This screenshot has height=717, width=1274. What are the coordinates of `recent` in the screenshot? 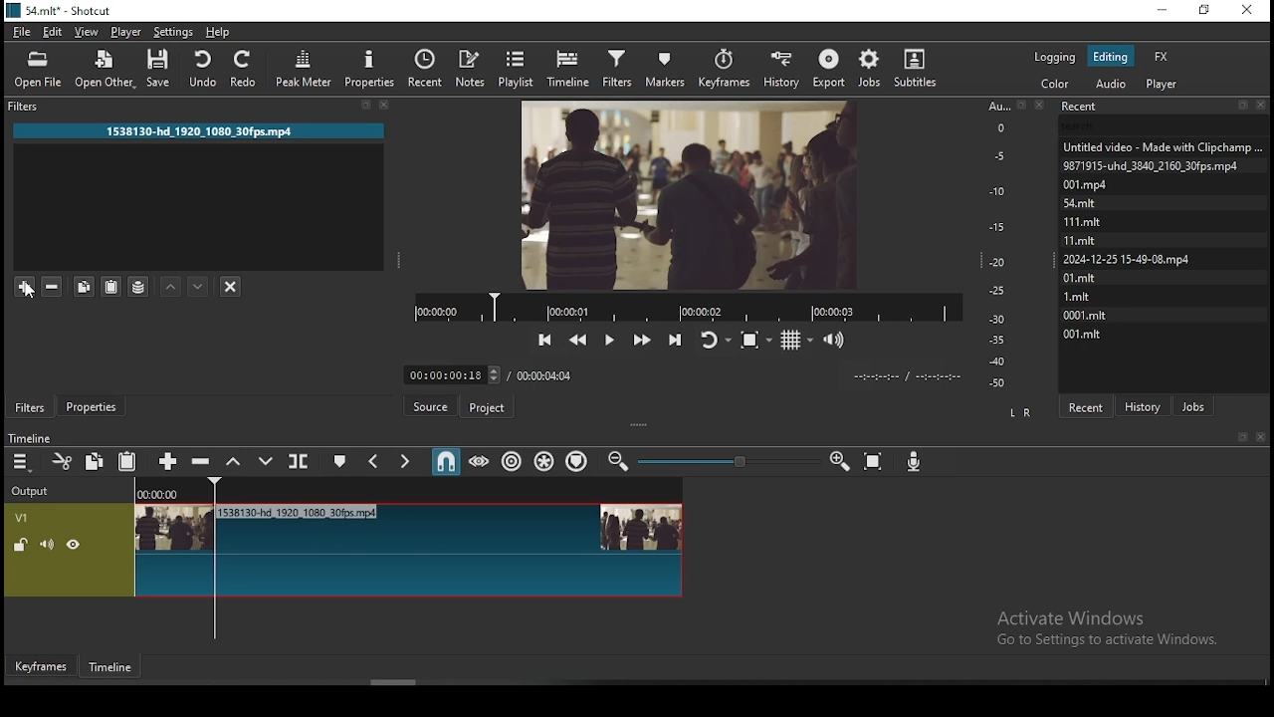 It's located at (1087, 407).